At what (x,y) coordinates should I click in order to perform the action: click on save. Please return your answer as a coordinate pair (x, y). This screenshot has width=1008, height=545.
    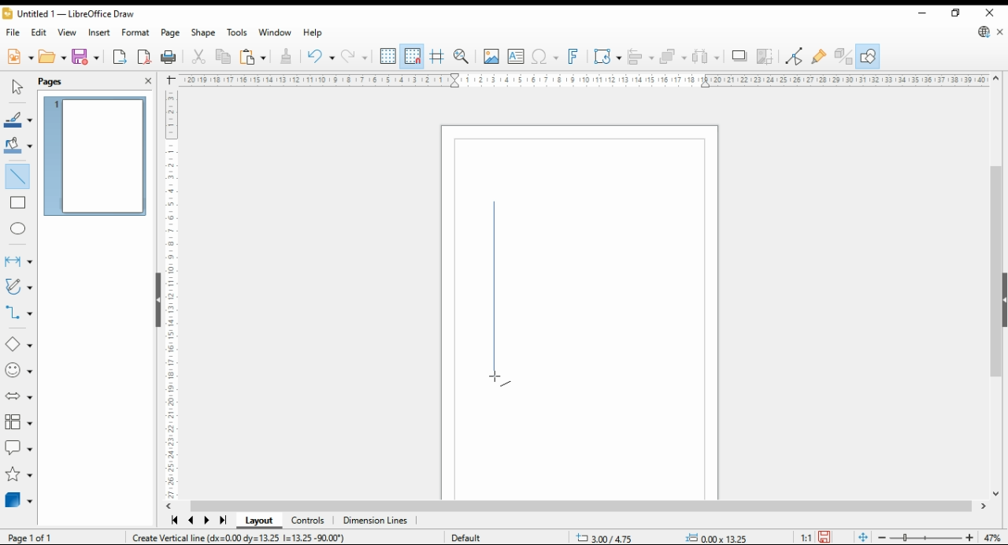
    Looking at the image, I should click on (86, 56).